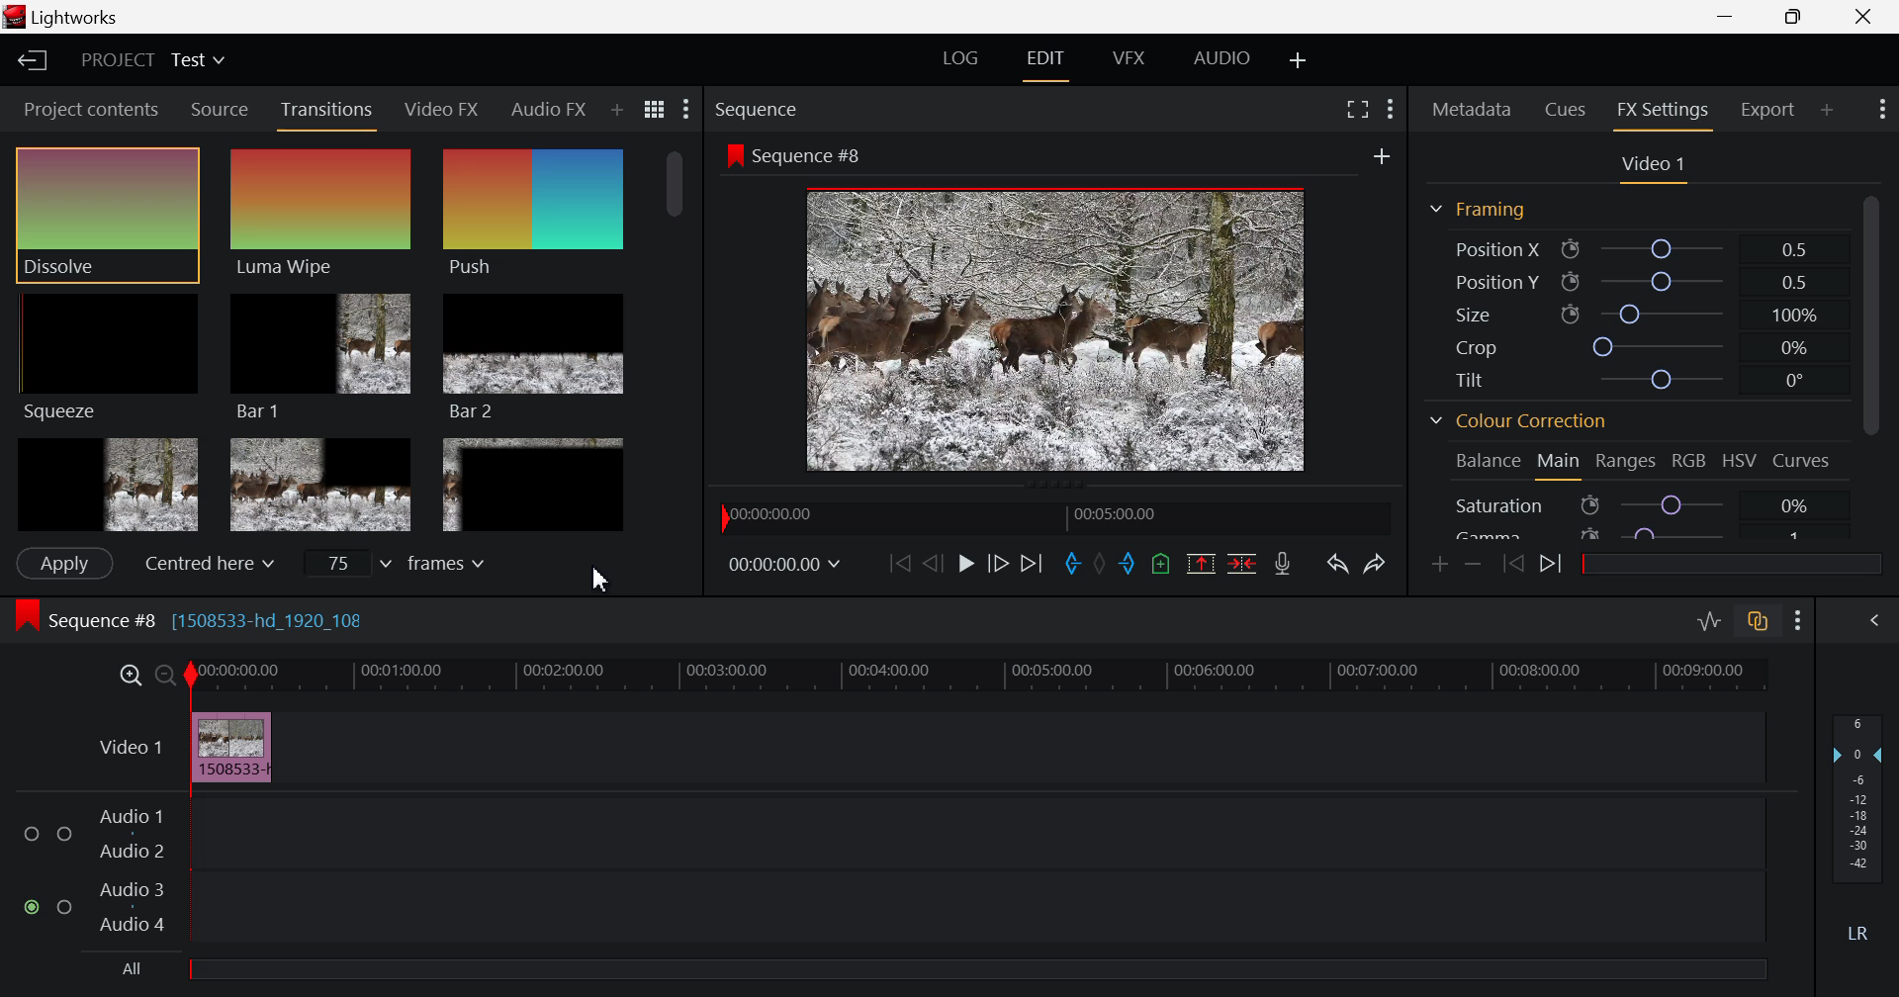 Image resolution: width=1899 pixels, height=997 pixels. Describe the element at coordinates (1757, 622) in the screenshot. I see `Toggle auto track sync` at that location.